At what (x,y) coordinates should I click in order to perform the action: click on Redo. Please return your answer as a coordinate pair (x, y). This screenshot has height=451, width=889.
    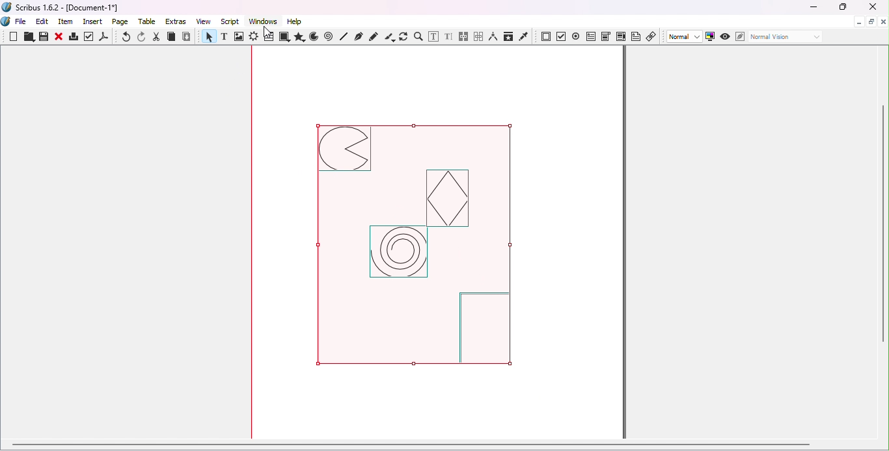
    Looking at the image, I should click on (143, 37).